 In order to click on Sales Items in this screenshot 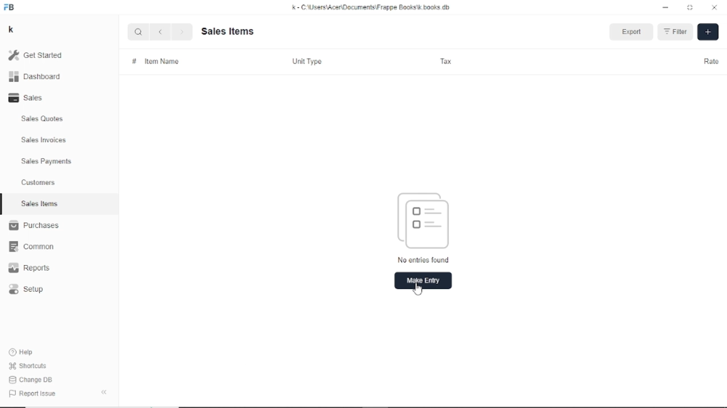, I will do `click(40, 203)`.